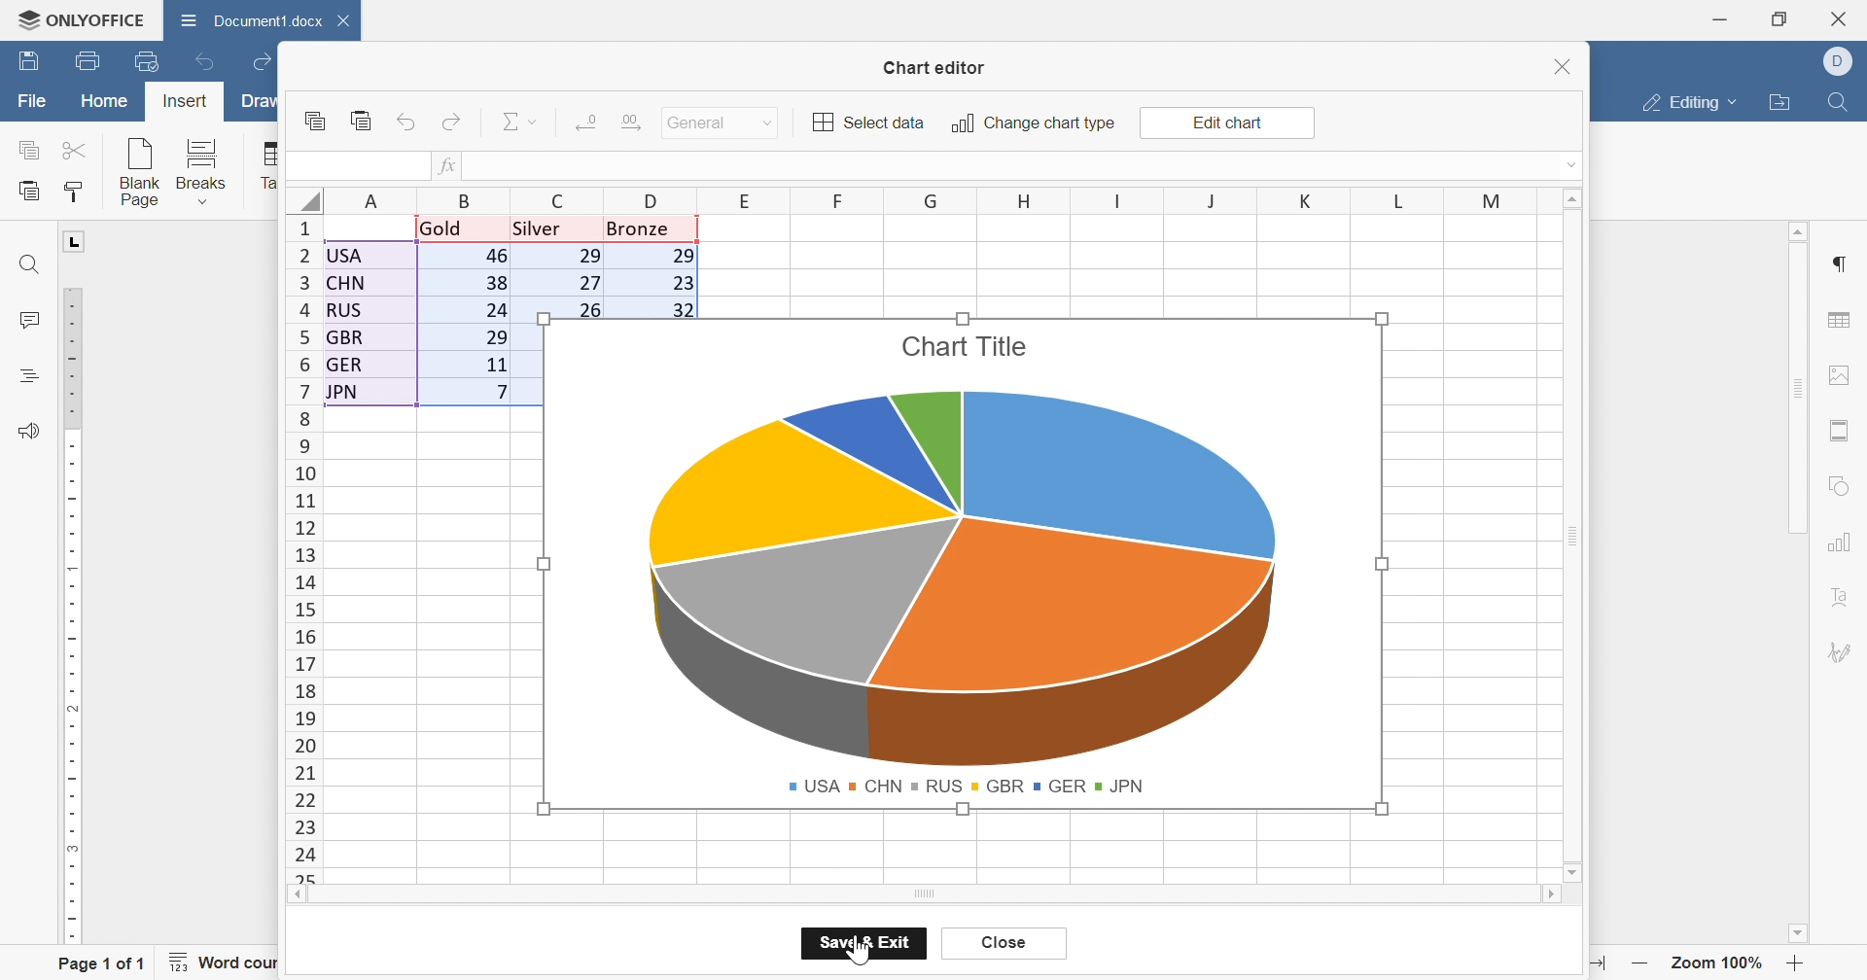  What do you see at coordinates (1846, 542) in the screenshot?
I see `Chart settings` at bounding box center [1846, 542].